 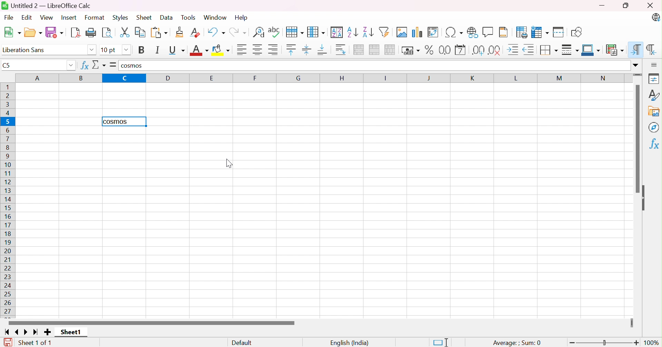 I want to click on Close, so click(x=651, y=4).